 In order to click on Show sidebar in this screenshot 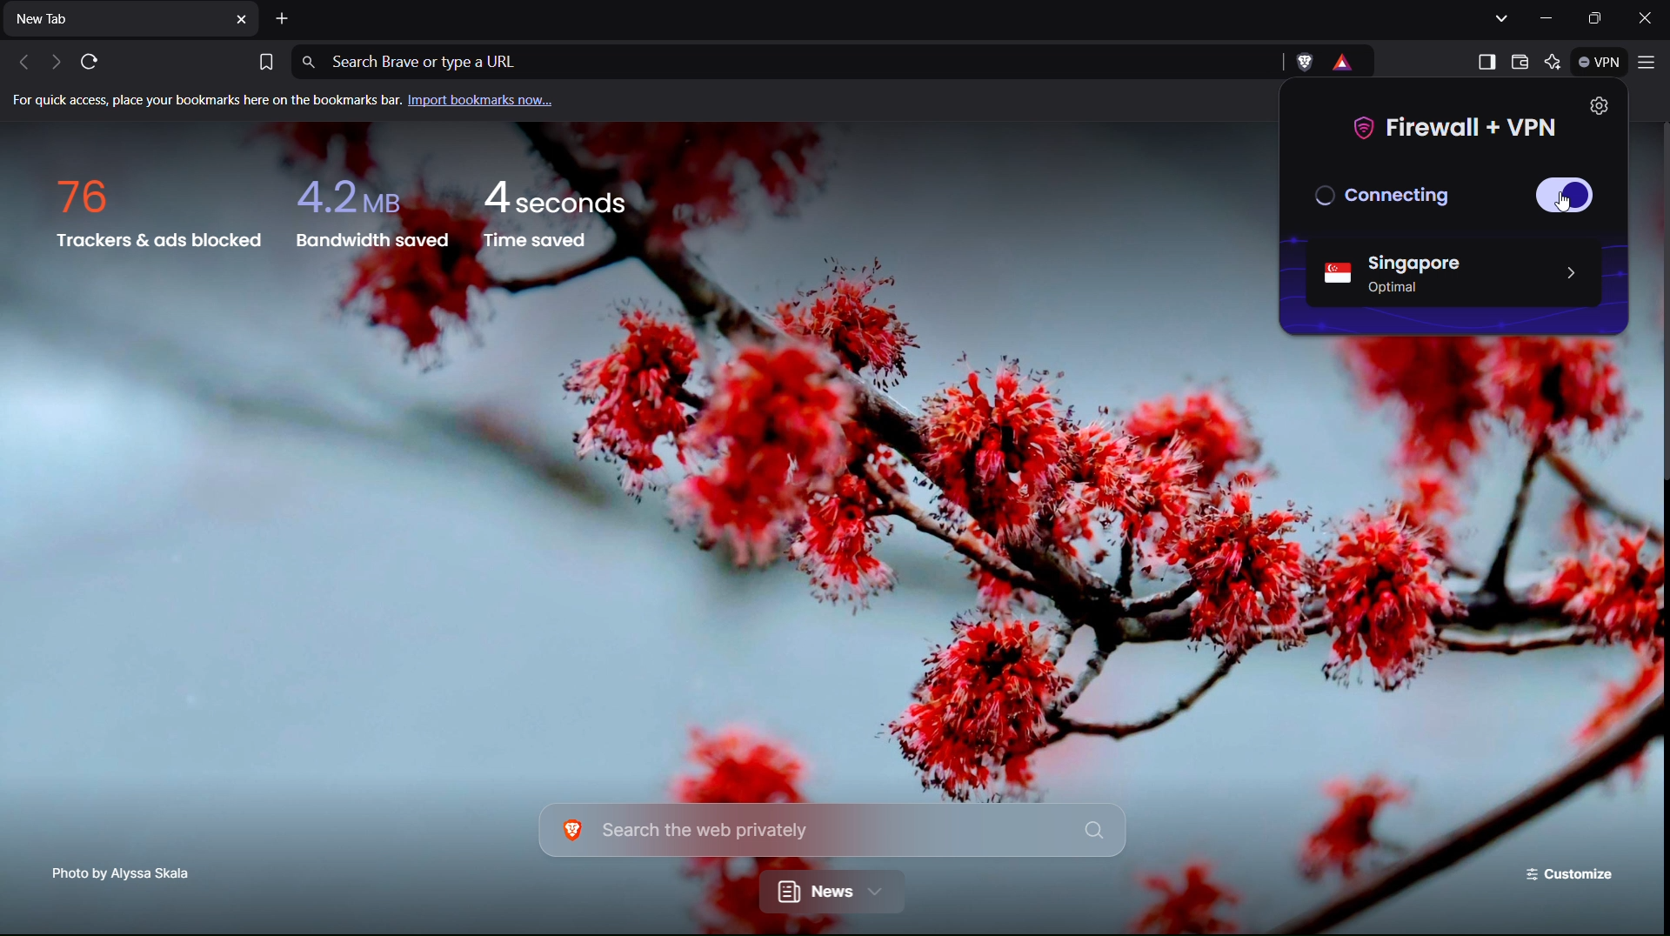, I will do `click(1486, 62)`.